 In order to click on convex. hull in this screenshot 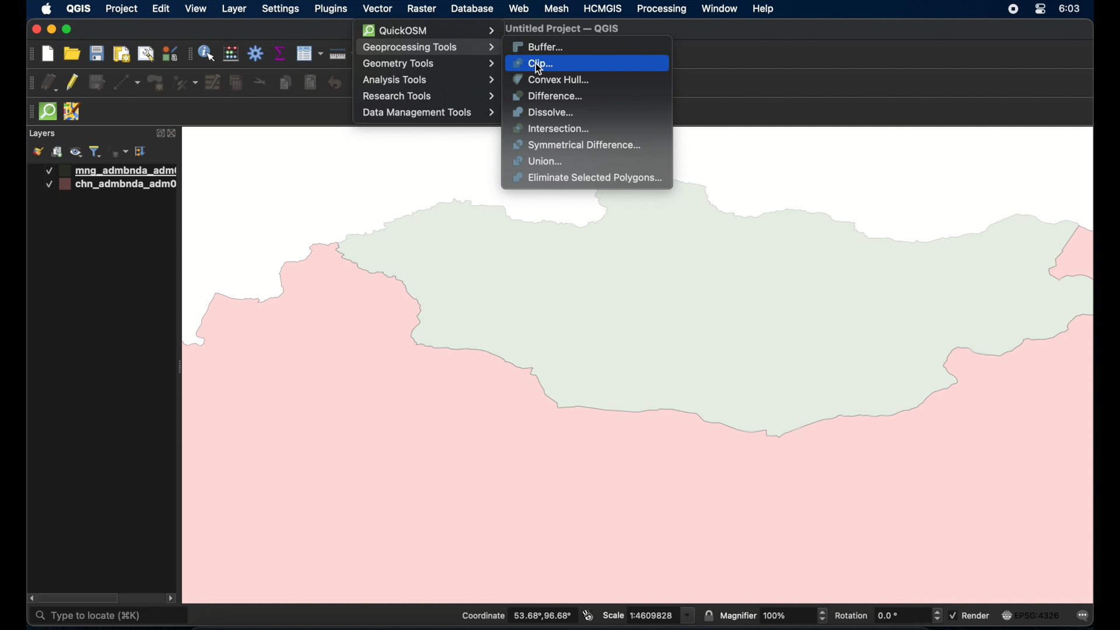, I will do `click(551, 79)`.